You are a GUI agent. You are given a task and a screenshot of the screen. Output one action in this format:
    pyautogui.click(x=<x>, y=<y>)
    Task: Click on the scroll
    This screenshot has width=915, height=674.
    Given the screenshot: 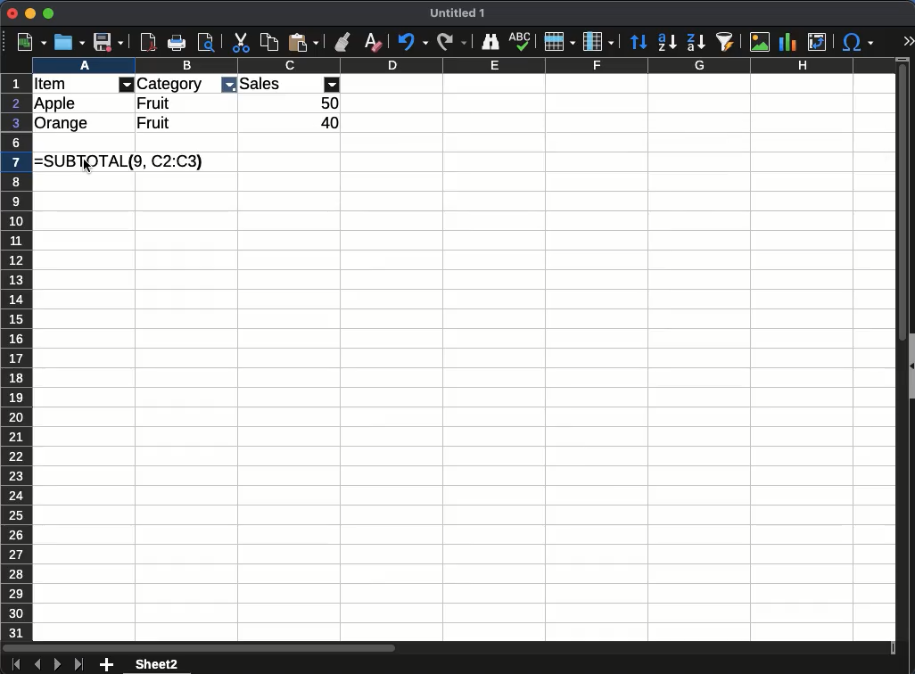 What is the action you would take?
    pyautogui.click(x=899, y=358)
    